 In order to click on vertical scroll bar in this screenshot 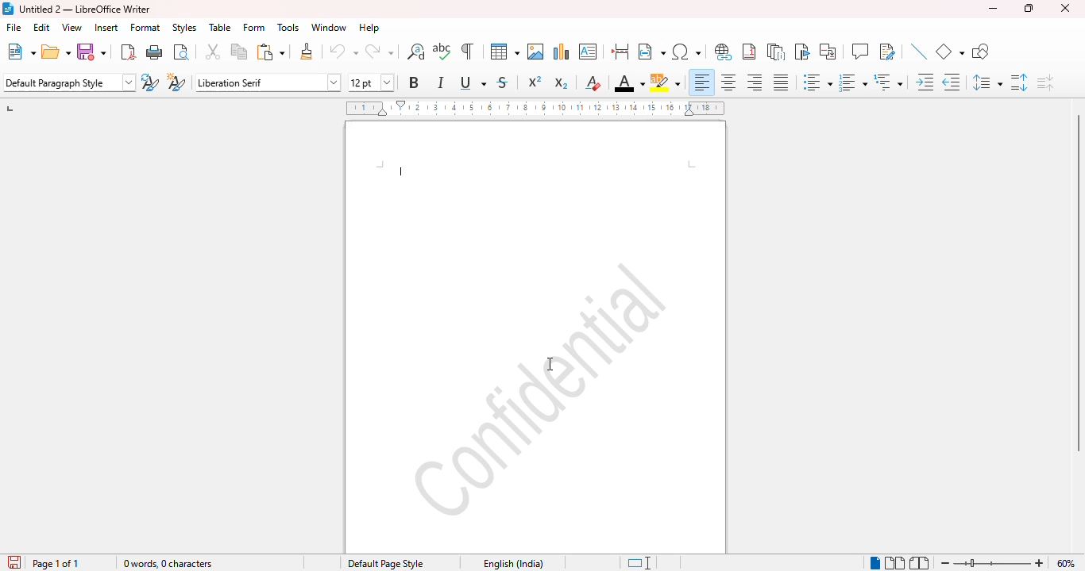, I will do `click(1078, 283)`.